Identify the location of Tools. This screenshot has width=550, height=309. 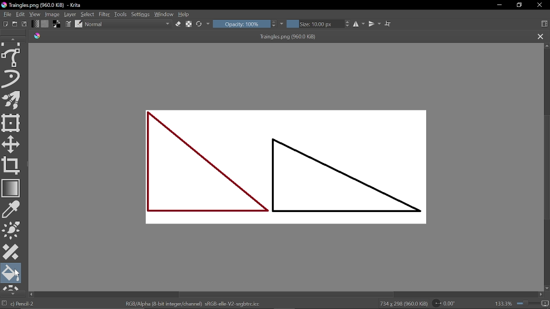
(121, 15).